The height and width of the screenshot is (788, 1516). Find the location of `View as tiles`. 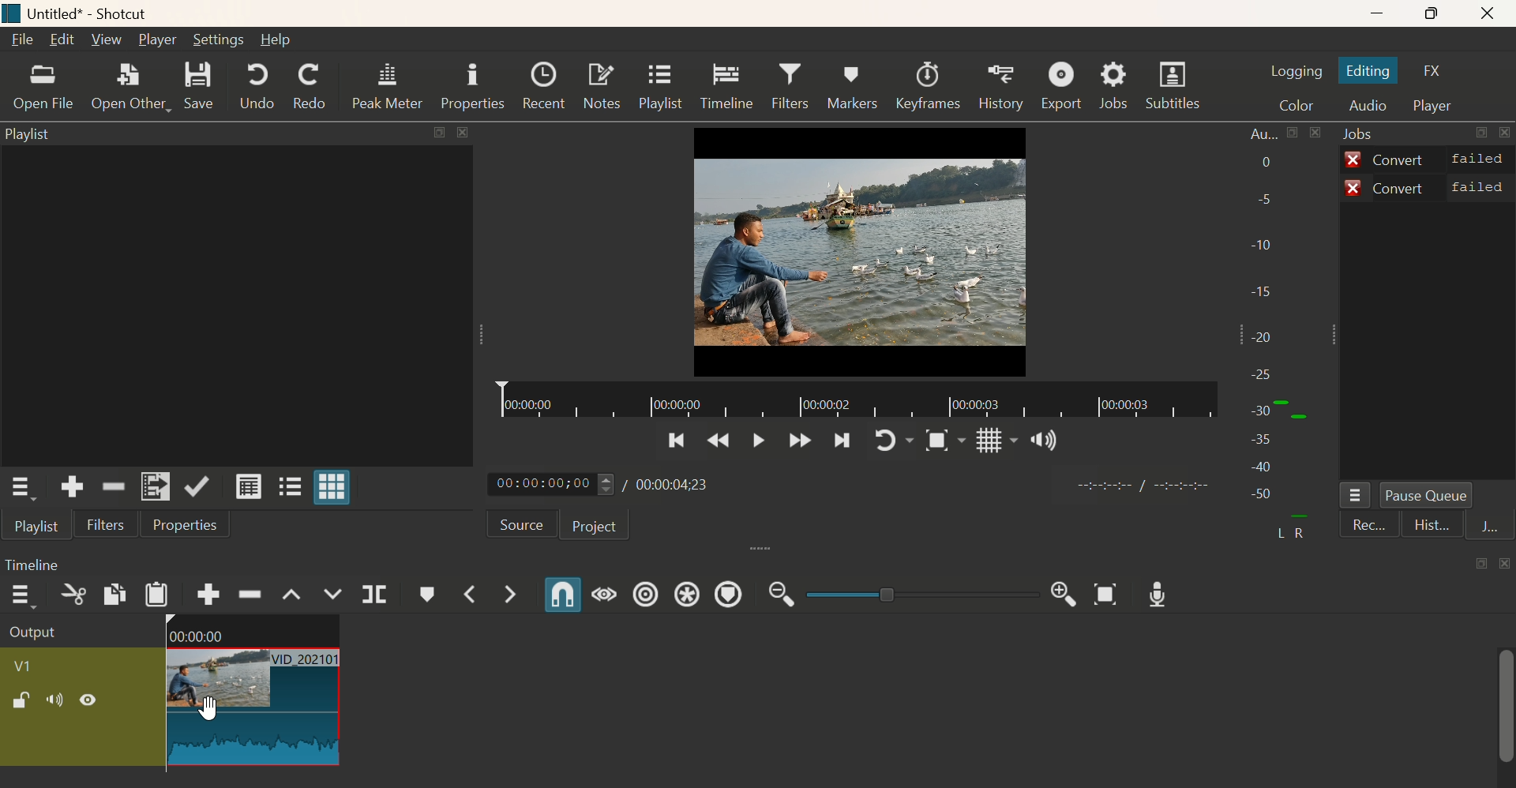

View as tiles is located at coordinates (291, 485).